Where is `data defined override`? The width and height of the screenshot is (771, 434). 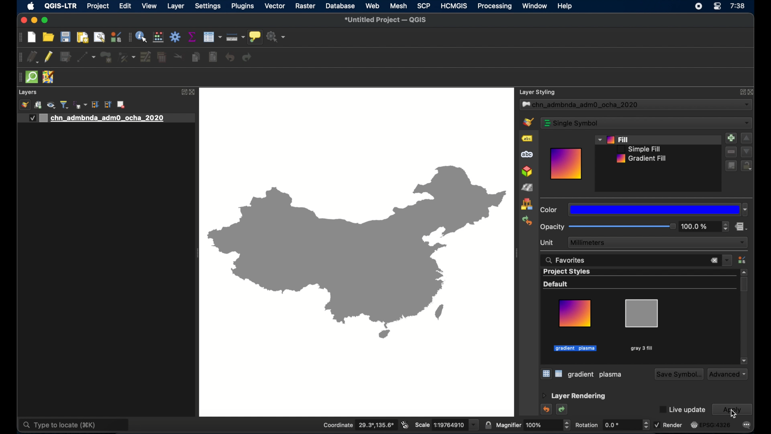 data defined override is located at coordinates (741, 227).